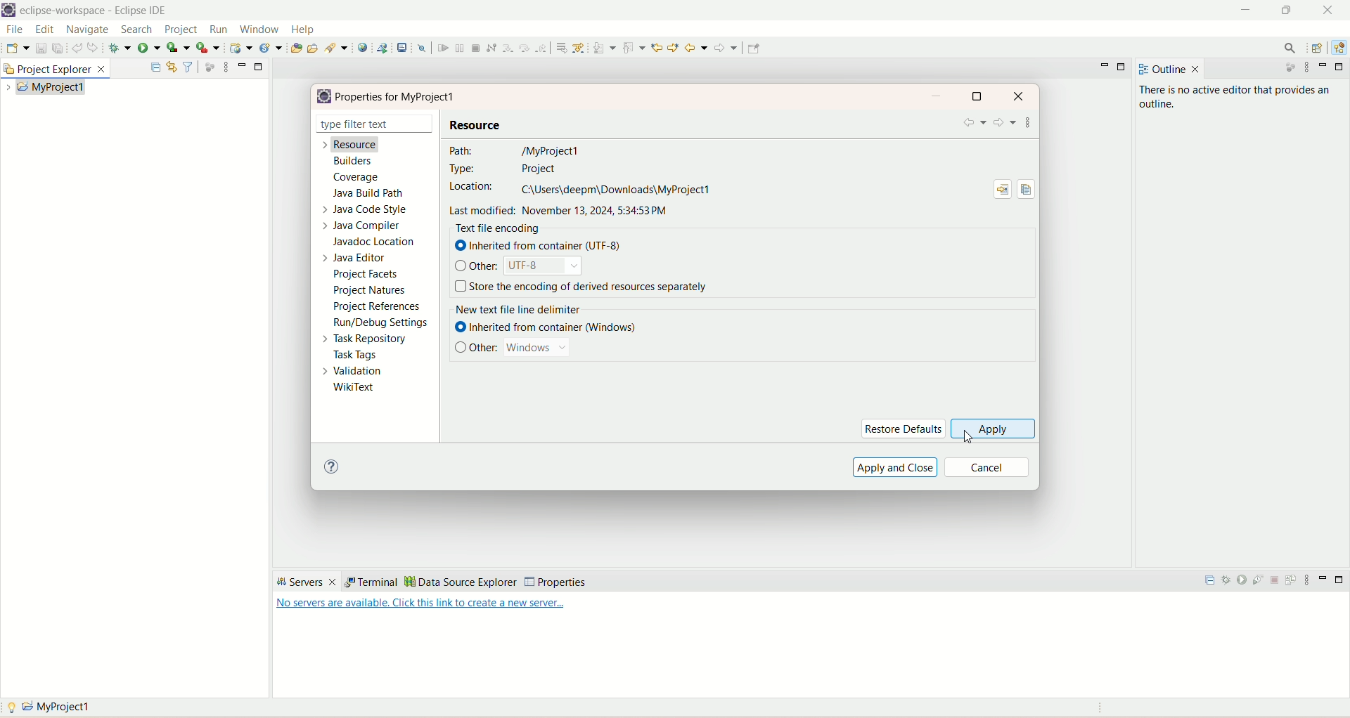  I want to click on cancel, so click(986, 468).